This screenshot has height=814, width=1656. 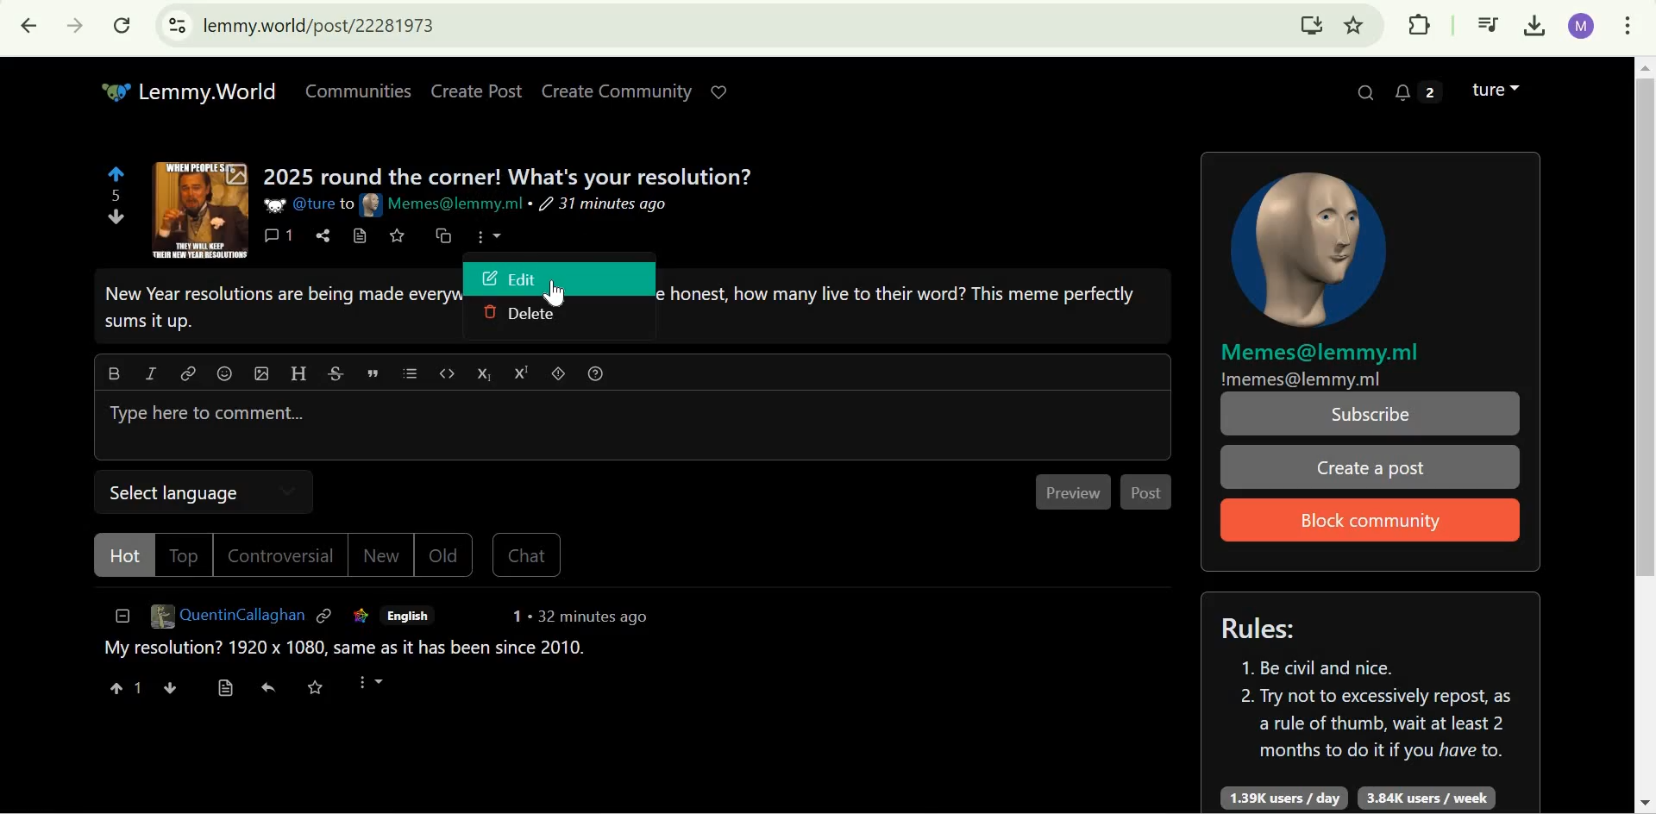 What do you see at coordinates (410, 372) in the screenshot?
I see `list` at bounding box center [410, 372].